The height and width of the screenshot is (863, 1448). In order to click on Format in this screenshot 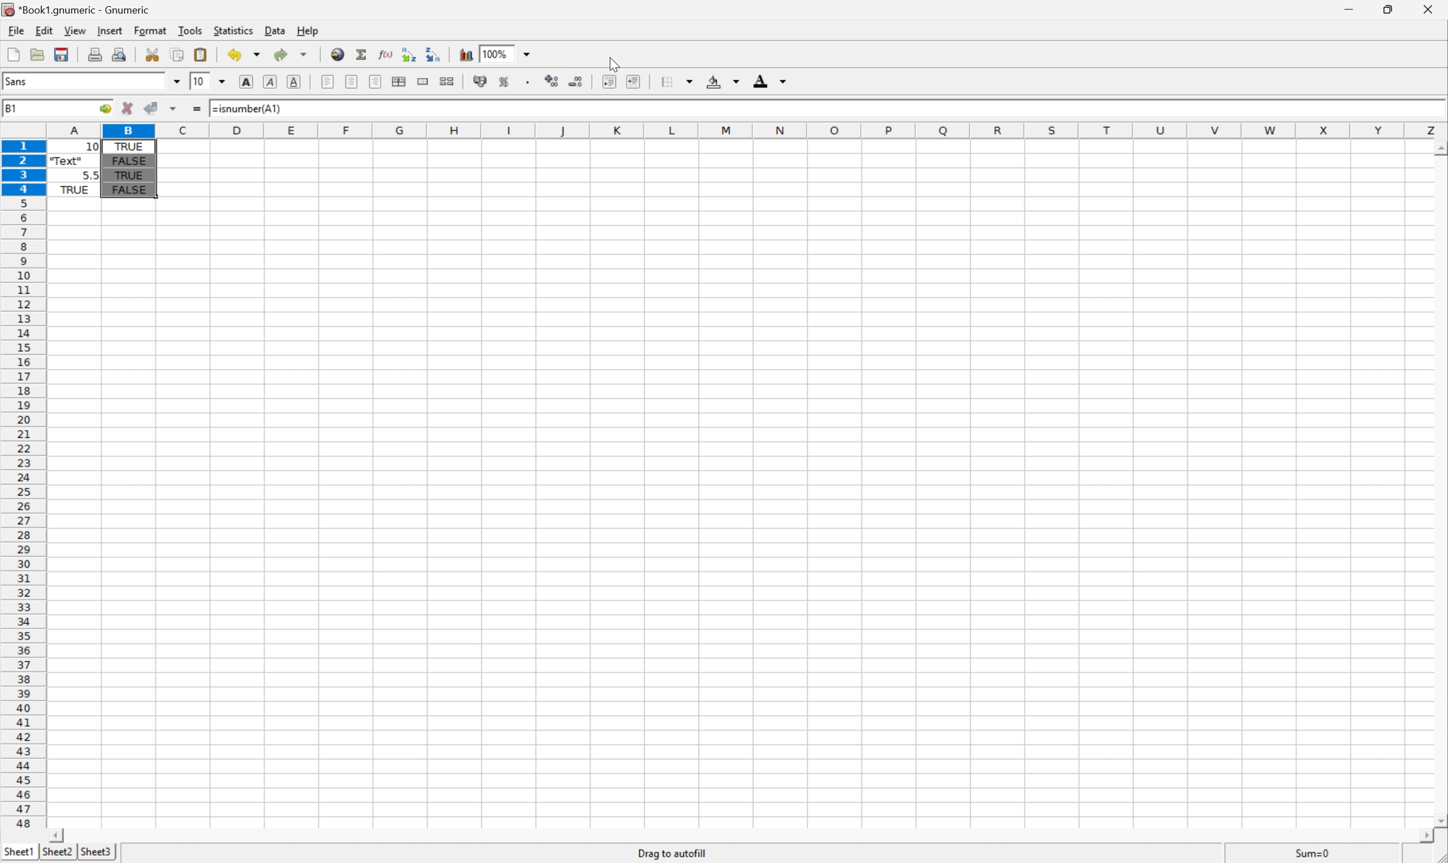, I will do `click(151, 30)`.